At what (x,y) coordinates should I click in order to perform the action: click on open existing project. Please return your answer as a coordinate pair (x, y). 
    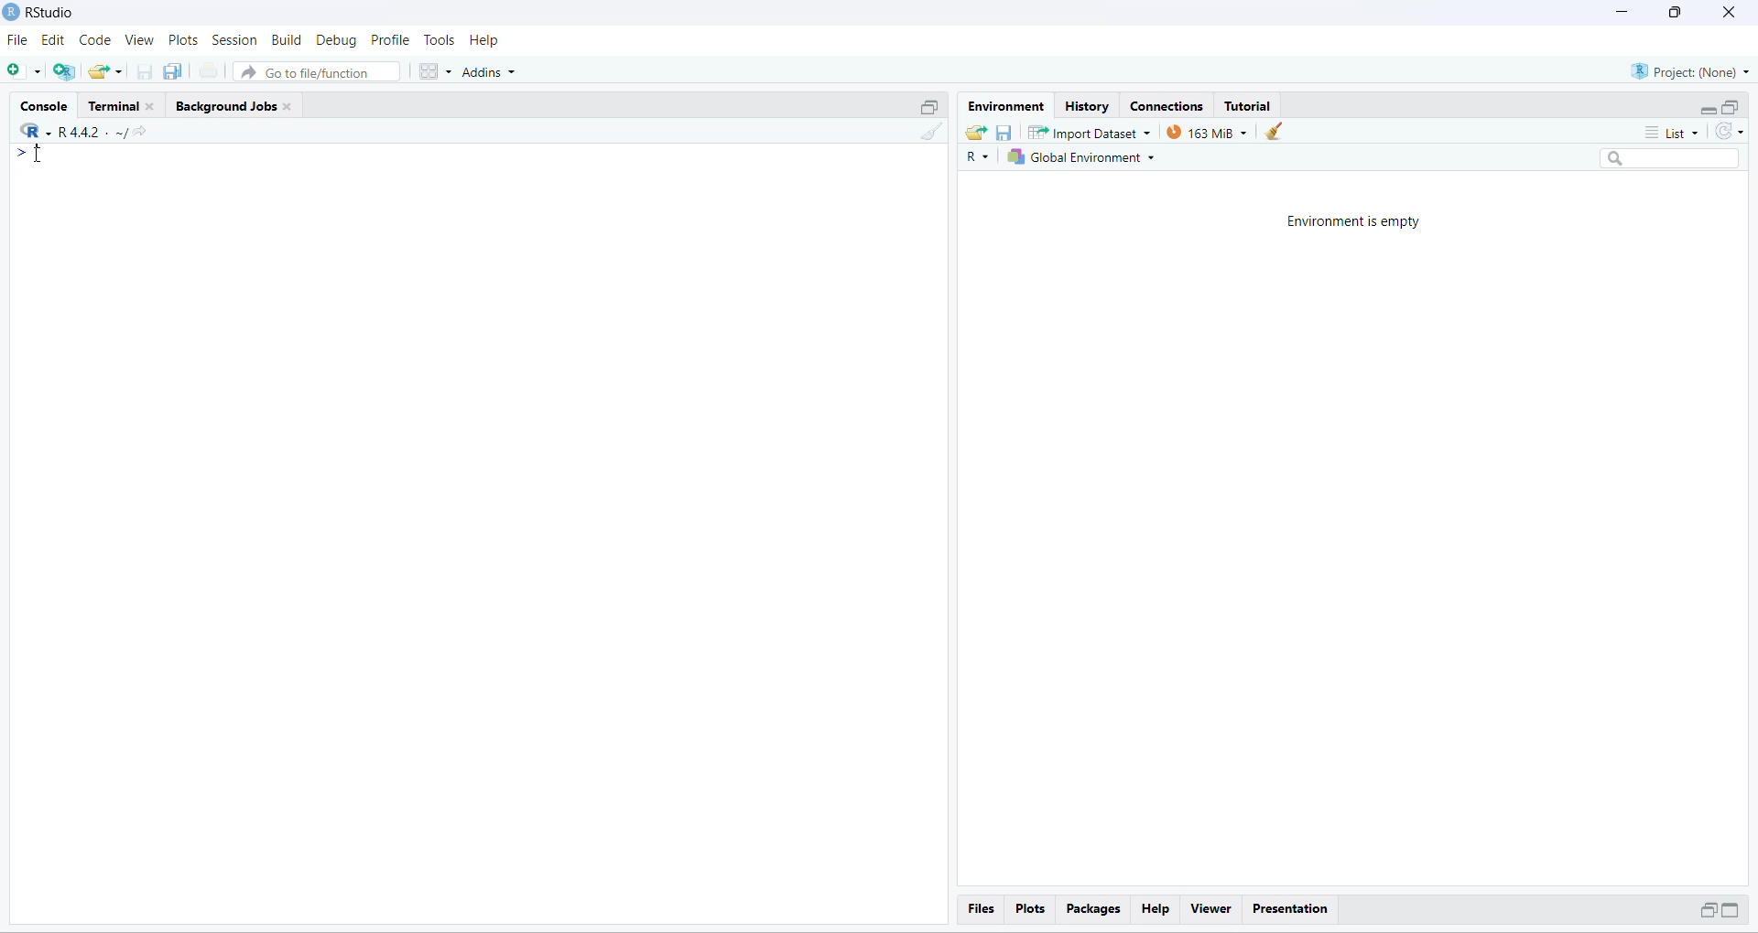
    Looking at the image, I should click on (105, 70).